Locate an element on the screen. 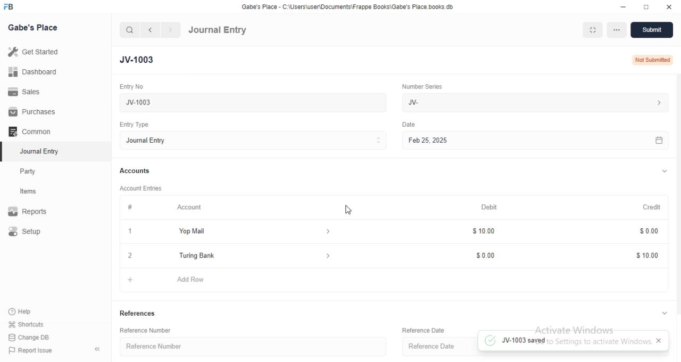  ‘Gabe's Place - C\Users\useriDocuments\Frappe Books\Gabe's Place books. db is located at coordinates (346, 5).